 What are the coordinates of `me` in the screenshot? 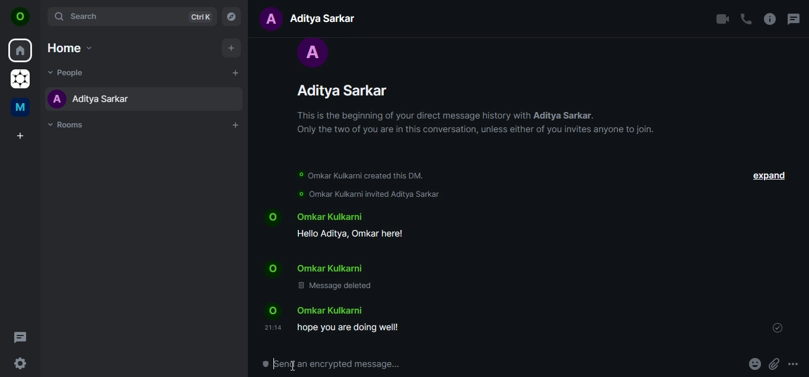 It's located at (20, 107).